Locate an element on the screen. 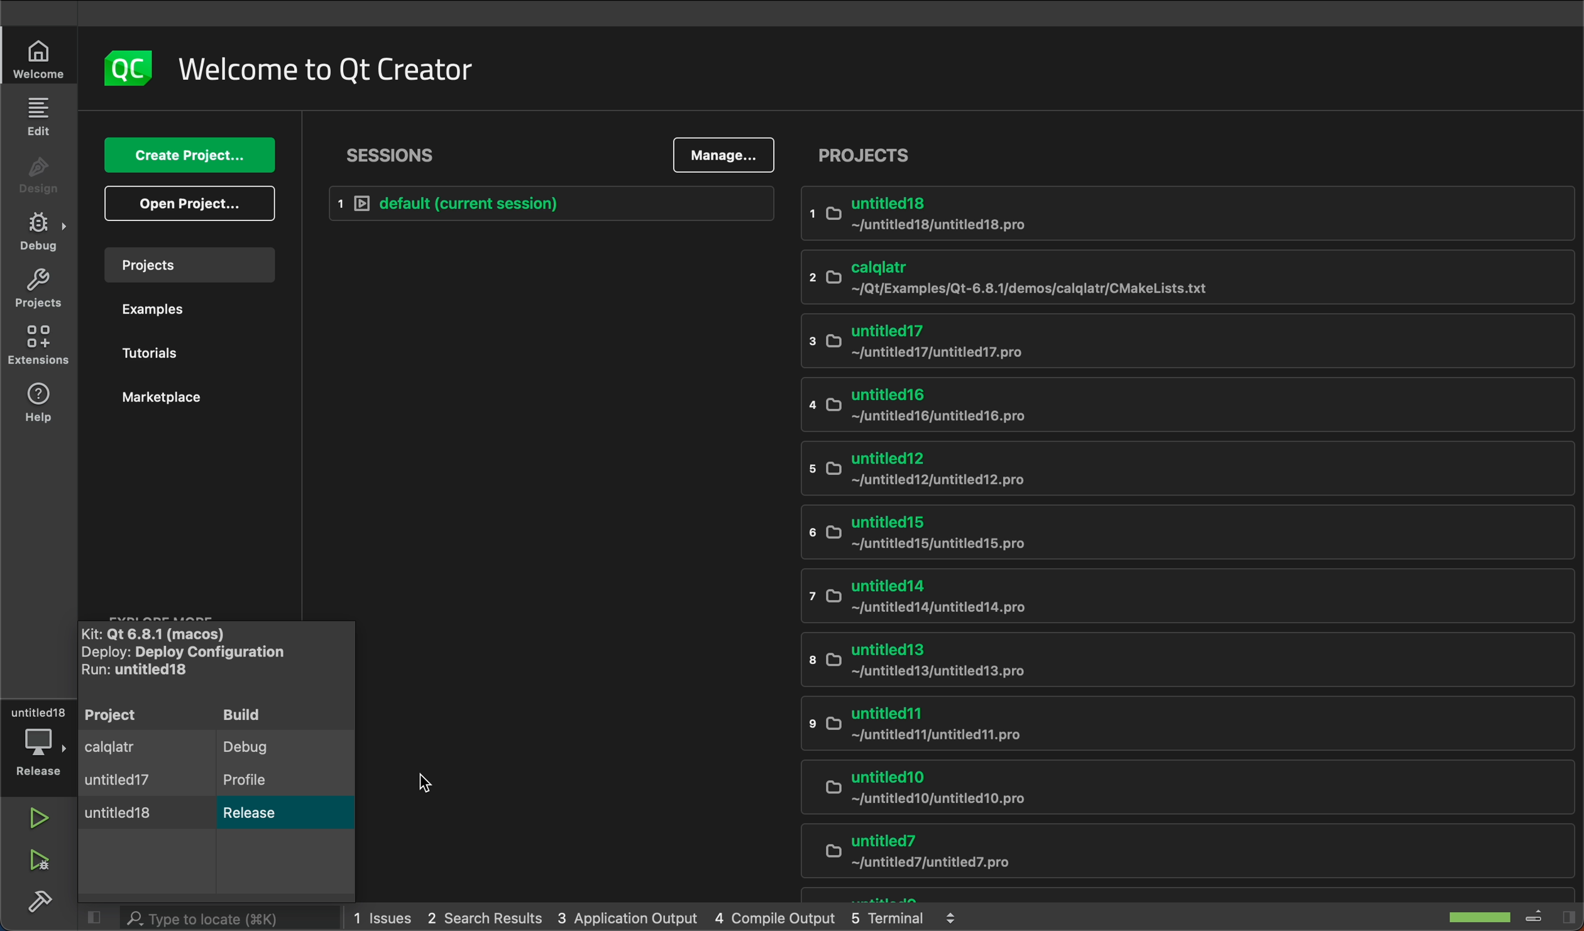 The image size is (1584, 931). marketplace is located at coordinates (180, 408).